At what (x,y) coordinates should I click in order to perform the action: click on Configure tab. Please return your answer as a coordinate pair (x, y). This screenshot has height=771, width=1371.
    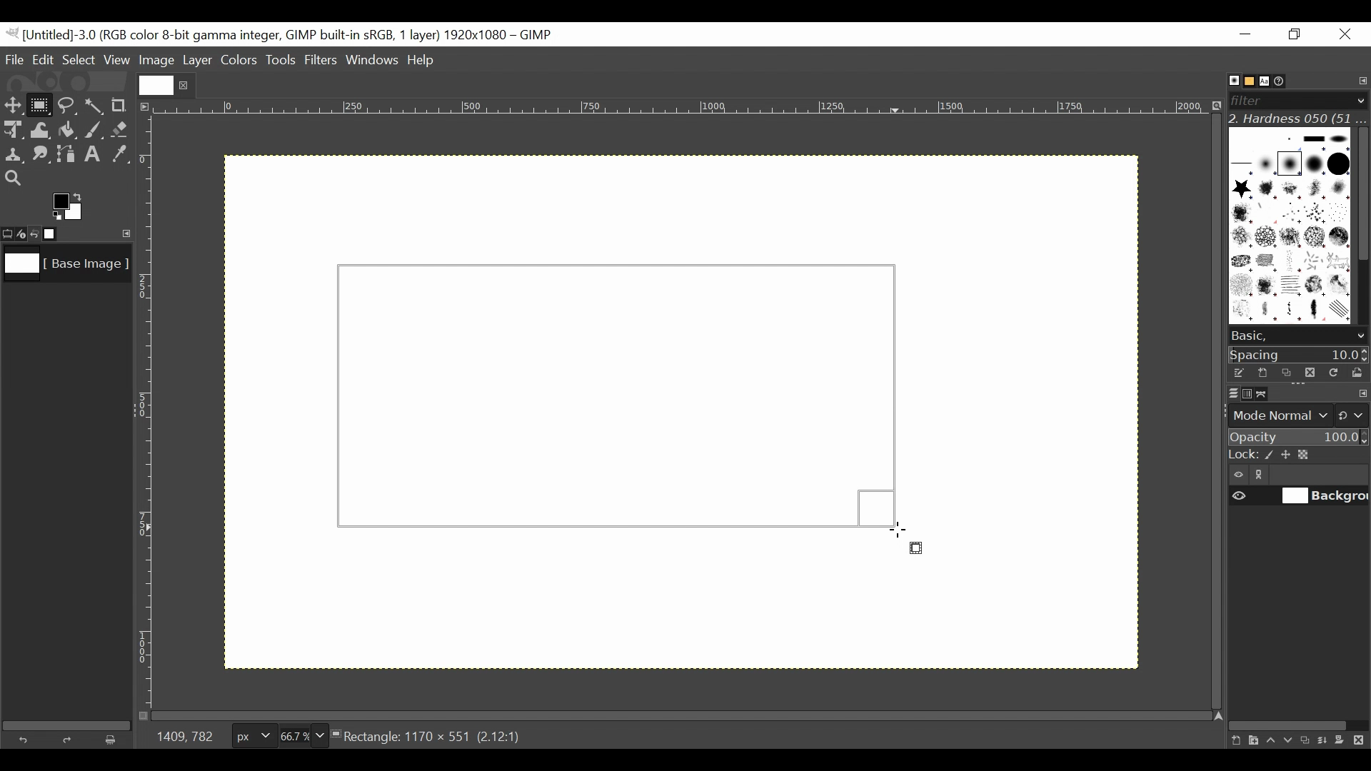
    Looking at the image, I should click on (1361, 81).